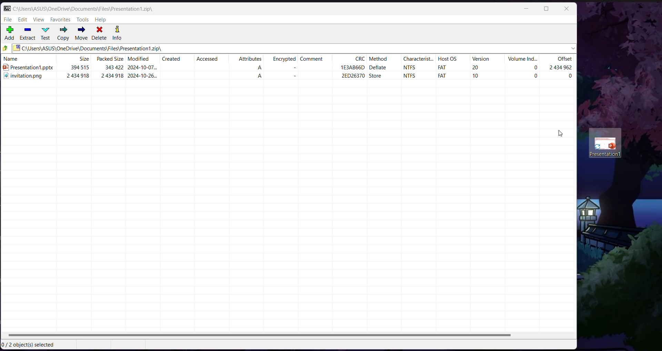  Describe the element at coordinates (313, 60) in the screenshot. I see `comment` at that location.